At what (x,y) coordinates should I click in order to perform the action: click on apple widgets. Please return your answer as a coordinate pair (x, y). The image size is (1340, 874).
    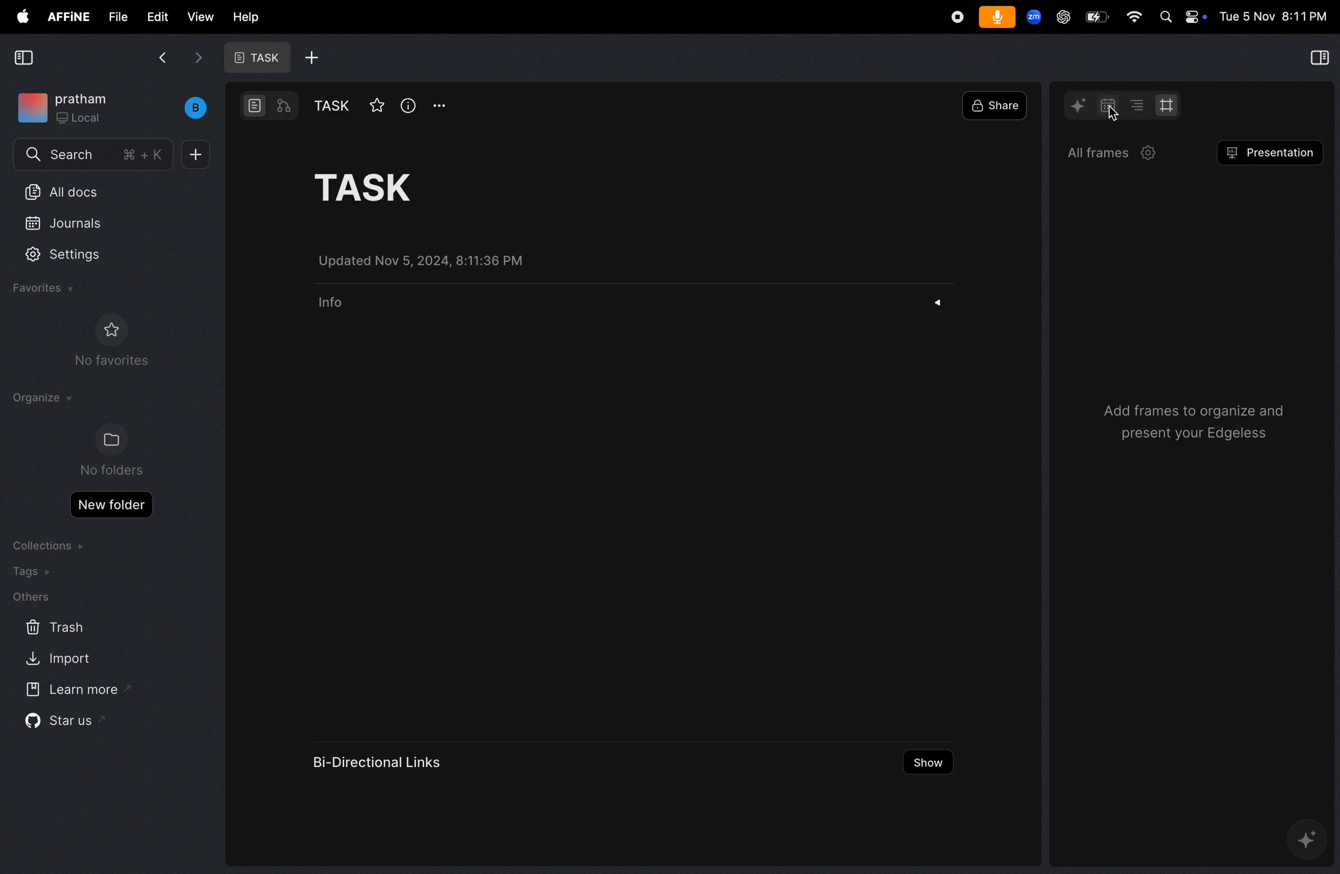
    Looking at the image, I should click on (1183, 17).